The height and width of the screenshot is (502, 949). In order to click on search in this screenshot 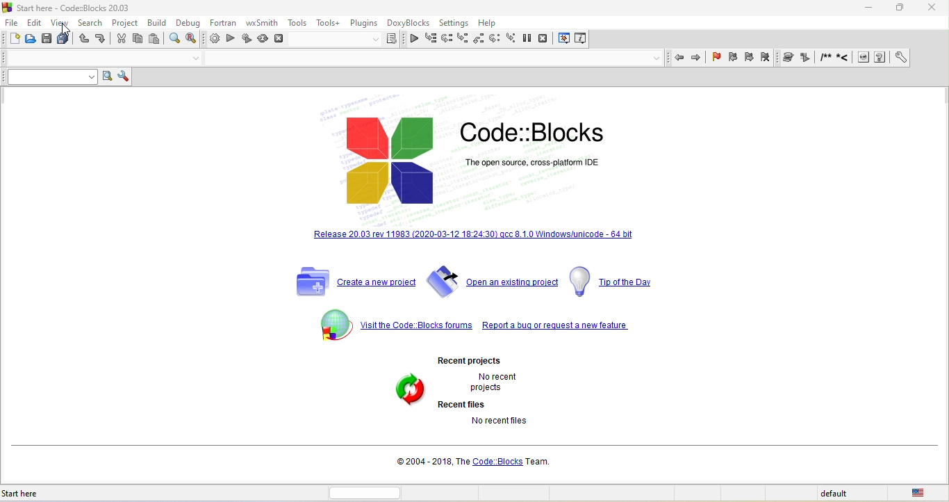, I will do `click(89, 23)`.